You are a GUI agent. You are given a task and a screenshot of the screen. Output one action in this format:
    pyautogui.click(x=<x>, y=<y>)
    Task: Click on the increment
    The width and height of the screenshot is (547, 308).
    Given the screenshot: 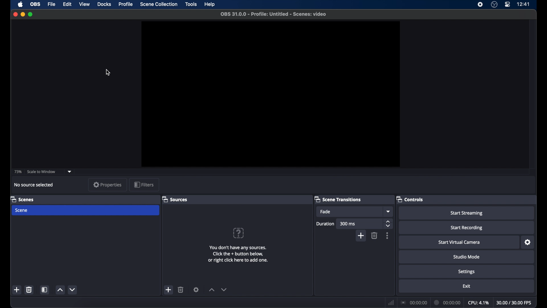 What is the action you would take?
    pyautogui.click(x=212, y=289)
    